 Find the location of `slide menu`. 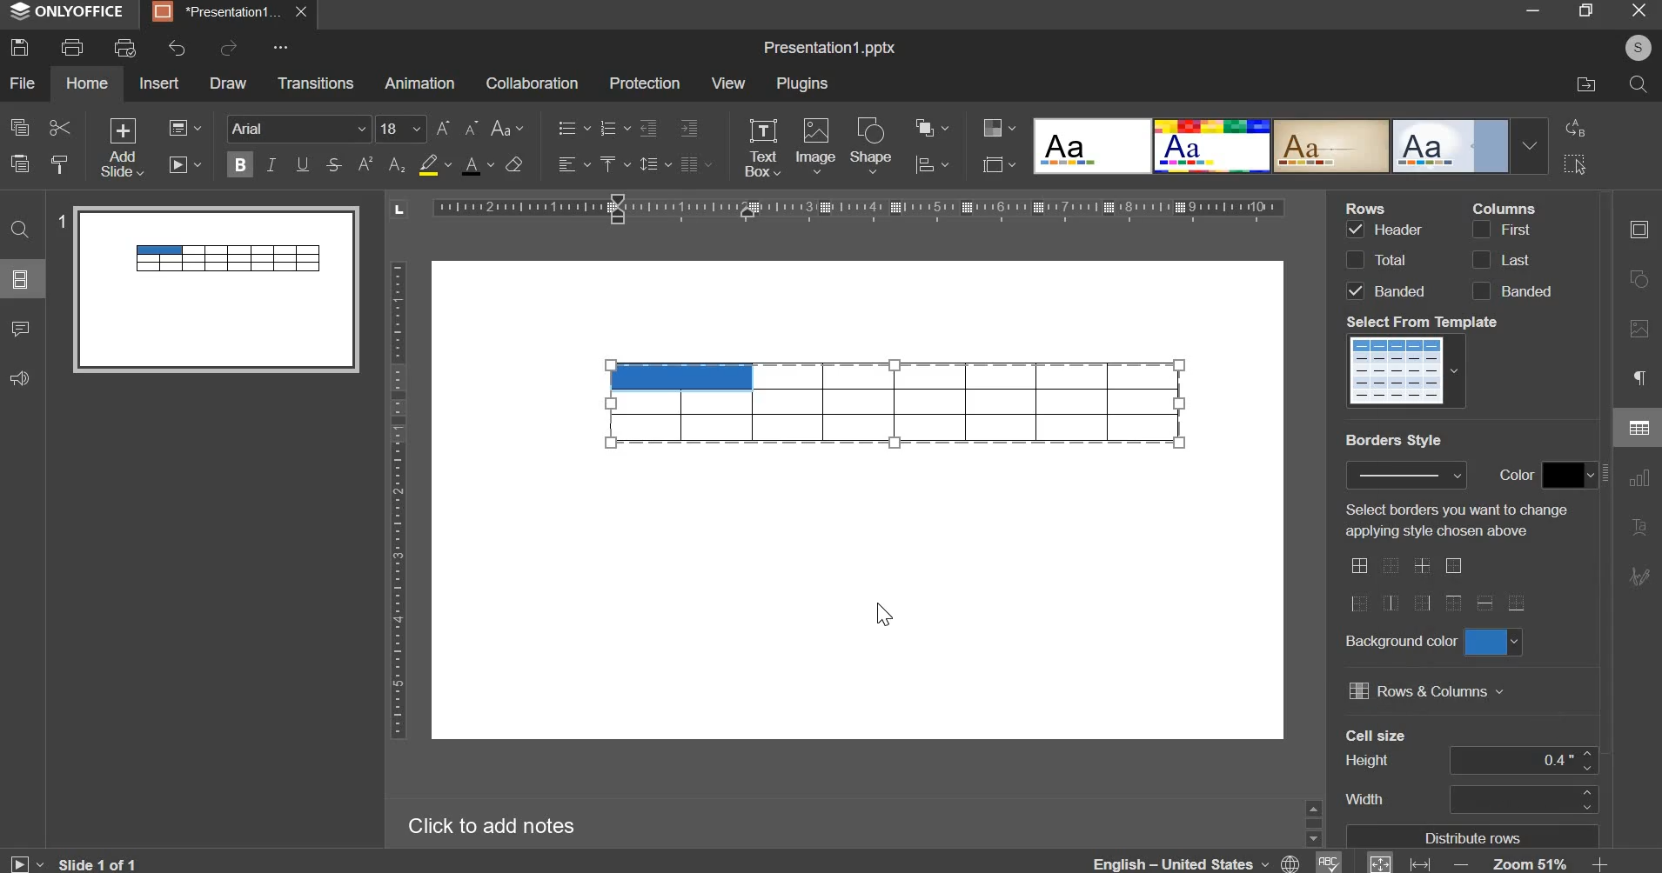

slide menu is located at coordinates (20, 279).